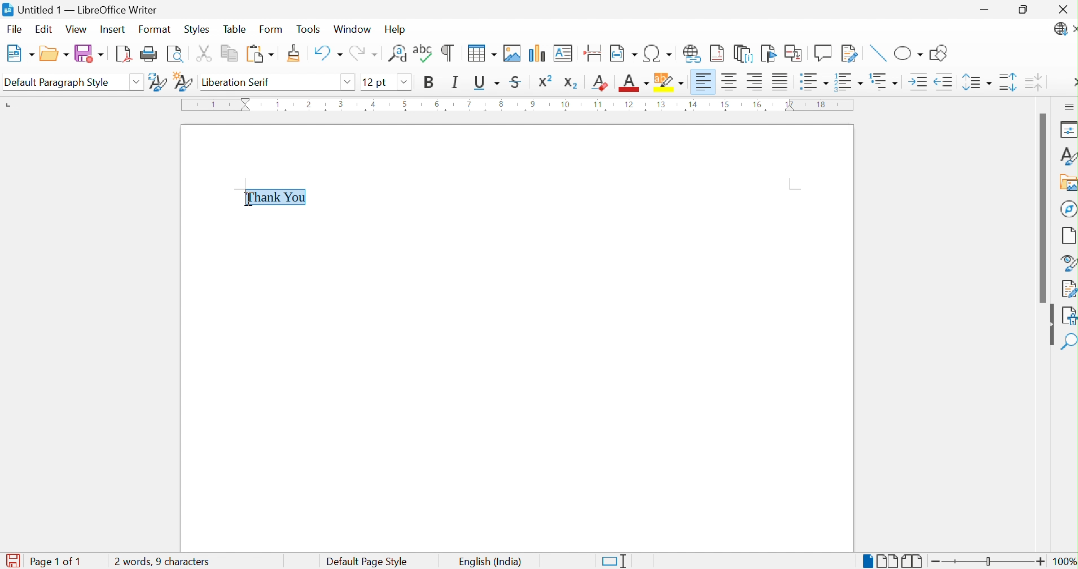 The height and width of the screenshot is (569, 1078). I want to click on Undo, so click(328, 54).